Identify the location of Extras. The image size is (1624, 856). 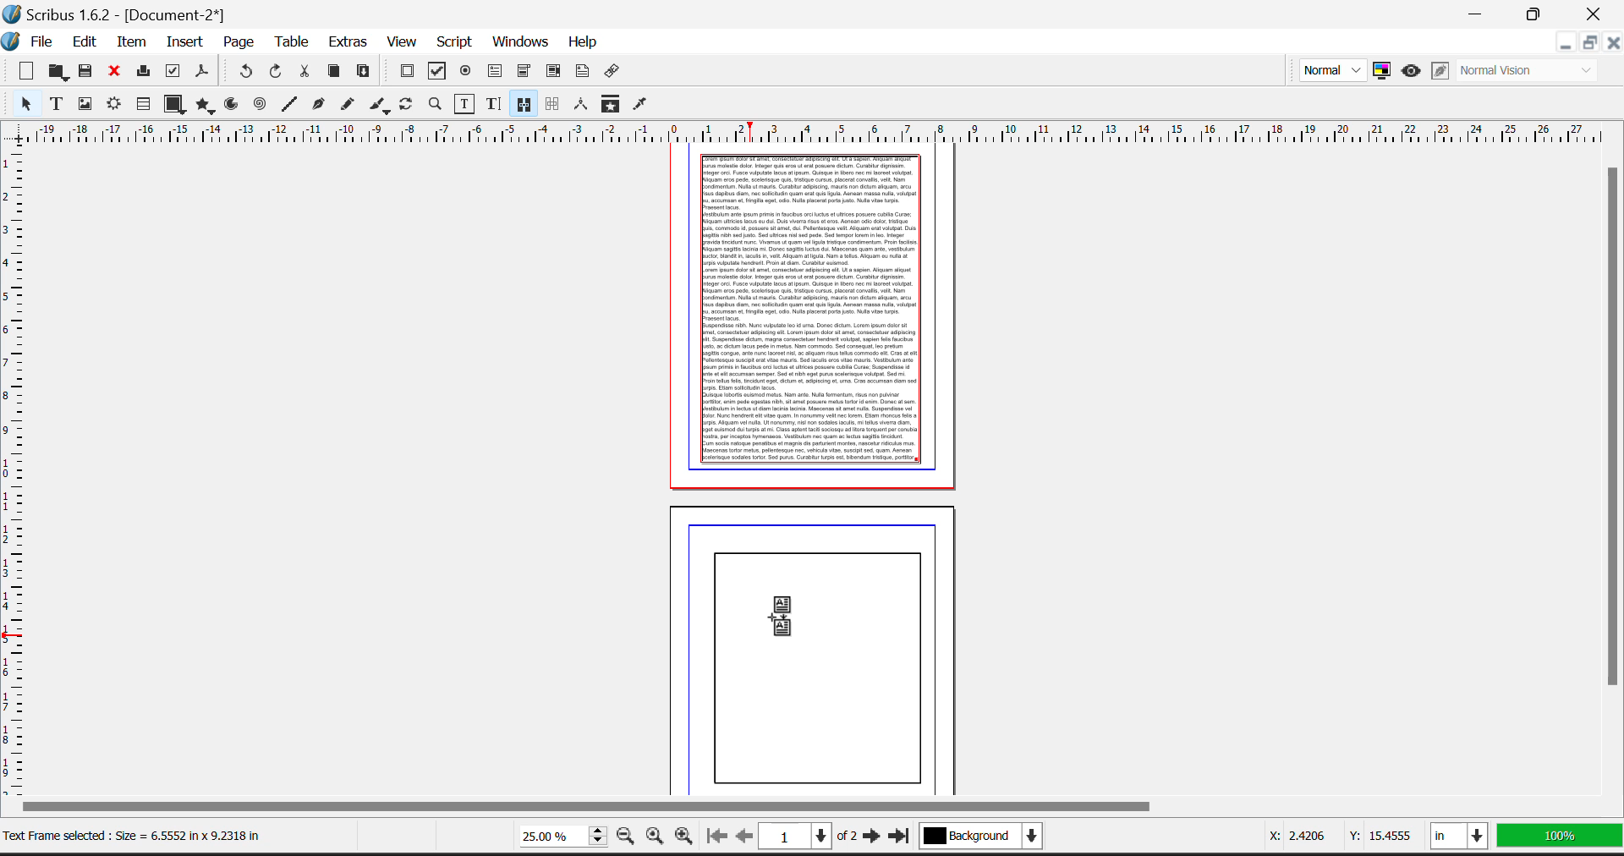
(348, 44).